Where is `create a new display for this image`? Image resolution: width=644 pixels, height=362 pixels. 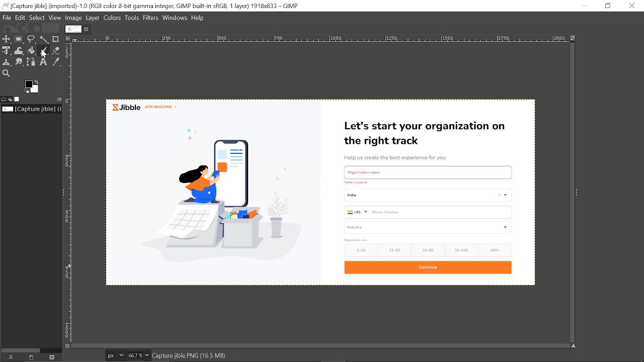
create a new display for this image is located at coordinates (30, 357).